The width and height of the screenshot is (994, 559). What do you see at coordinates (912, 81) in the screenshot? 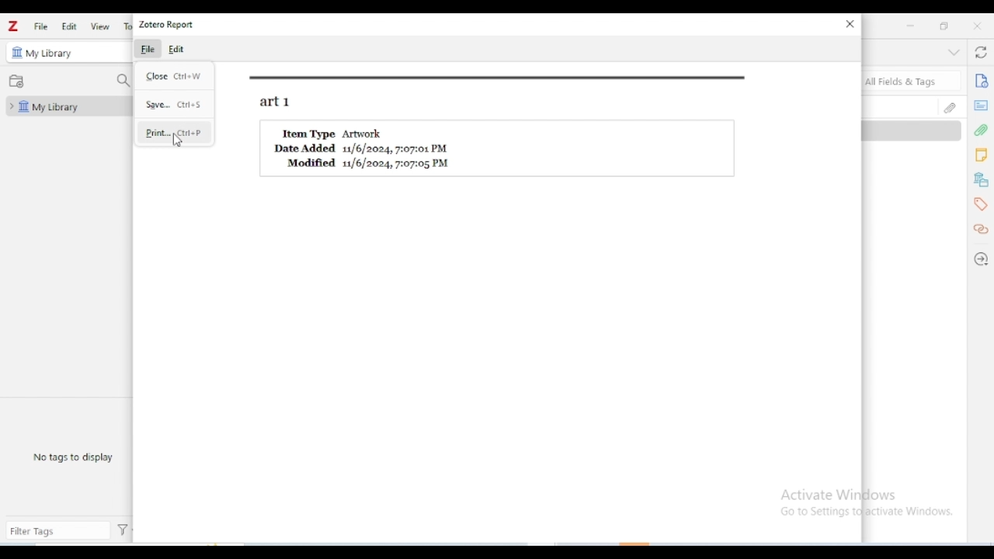
I see `search all fields & tags` at bounding box center [912, 81].